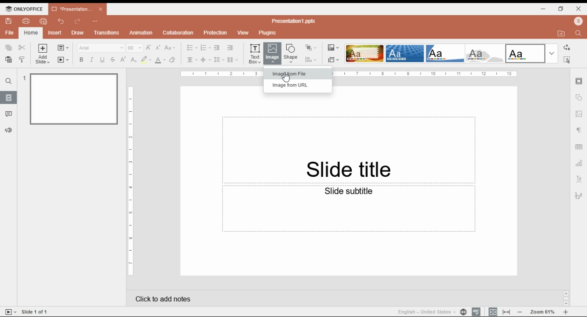  What do you see at coordinates (578, 22) in the screenshot?
I see `profile` at bounding box center [578, 22].